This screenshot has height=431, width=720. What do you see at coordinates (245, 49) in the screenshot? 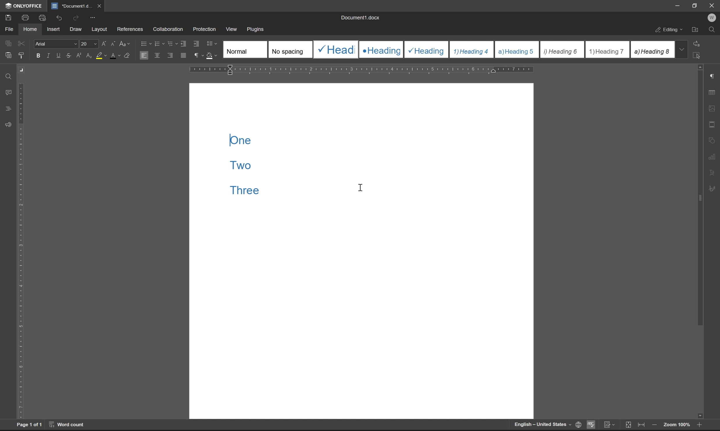
I see `Normal` at bounding box center [245, 49].